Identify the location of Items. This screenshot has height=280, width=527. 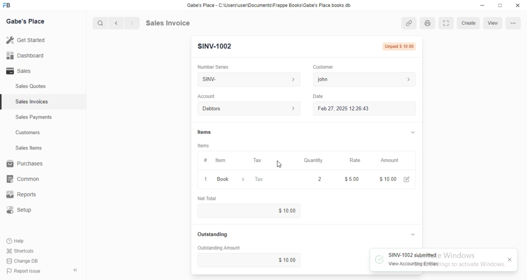
(204, 145).